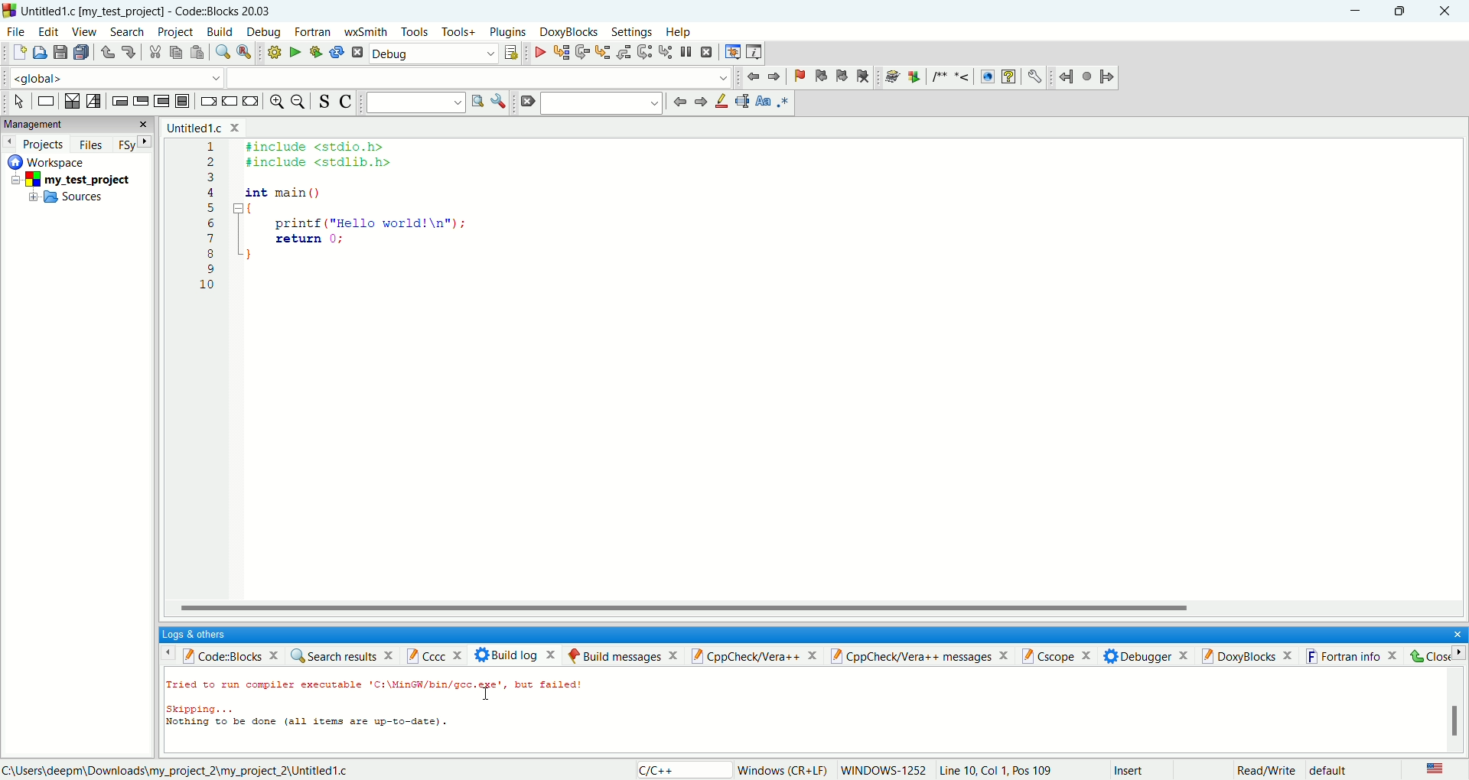 The height and width of the screenshot is (780, 1469). I want to click on undo, so click(105, 53).